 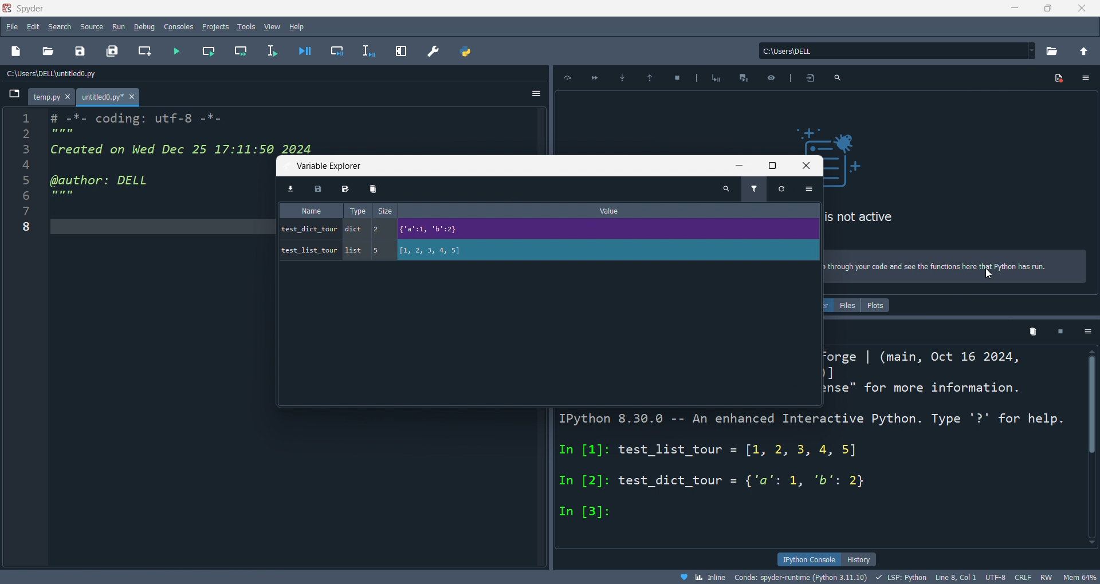 What do you see at coordinates (49, 50) in the screenshot?
I see `open file` at bounding box center [49, 50].